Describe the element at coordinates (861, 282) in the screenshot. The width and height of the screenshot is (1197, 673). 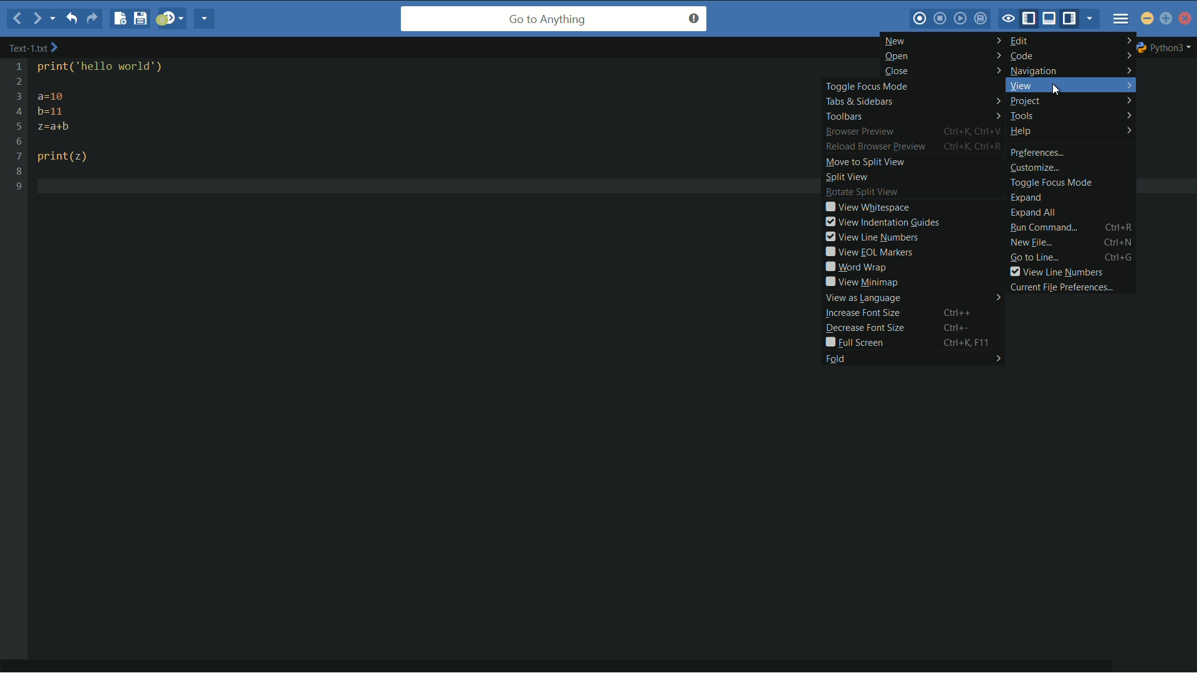
I see `view minimap` at that location.